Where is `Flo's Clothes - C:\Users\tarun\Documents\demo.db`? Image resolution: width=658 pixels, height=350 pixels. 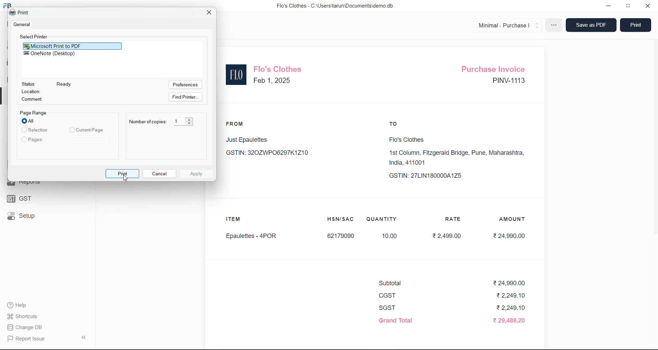
Flo's Clothes - C:\Users\tarun\Documents\demo.db is located at coordinates (334, 7).